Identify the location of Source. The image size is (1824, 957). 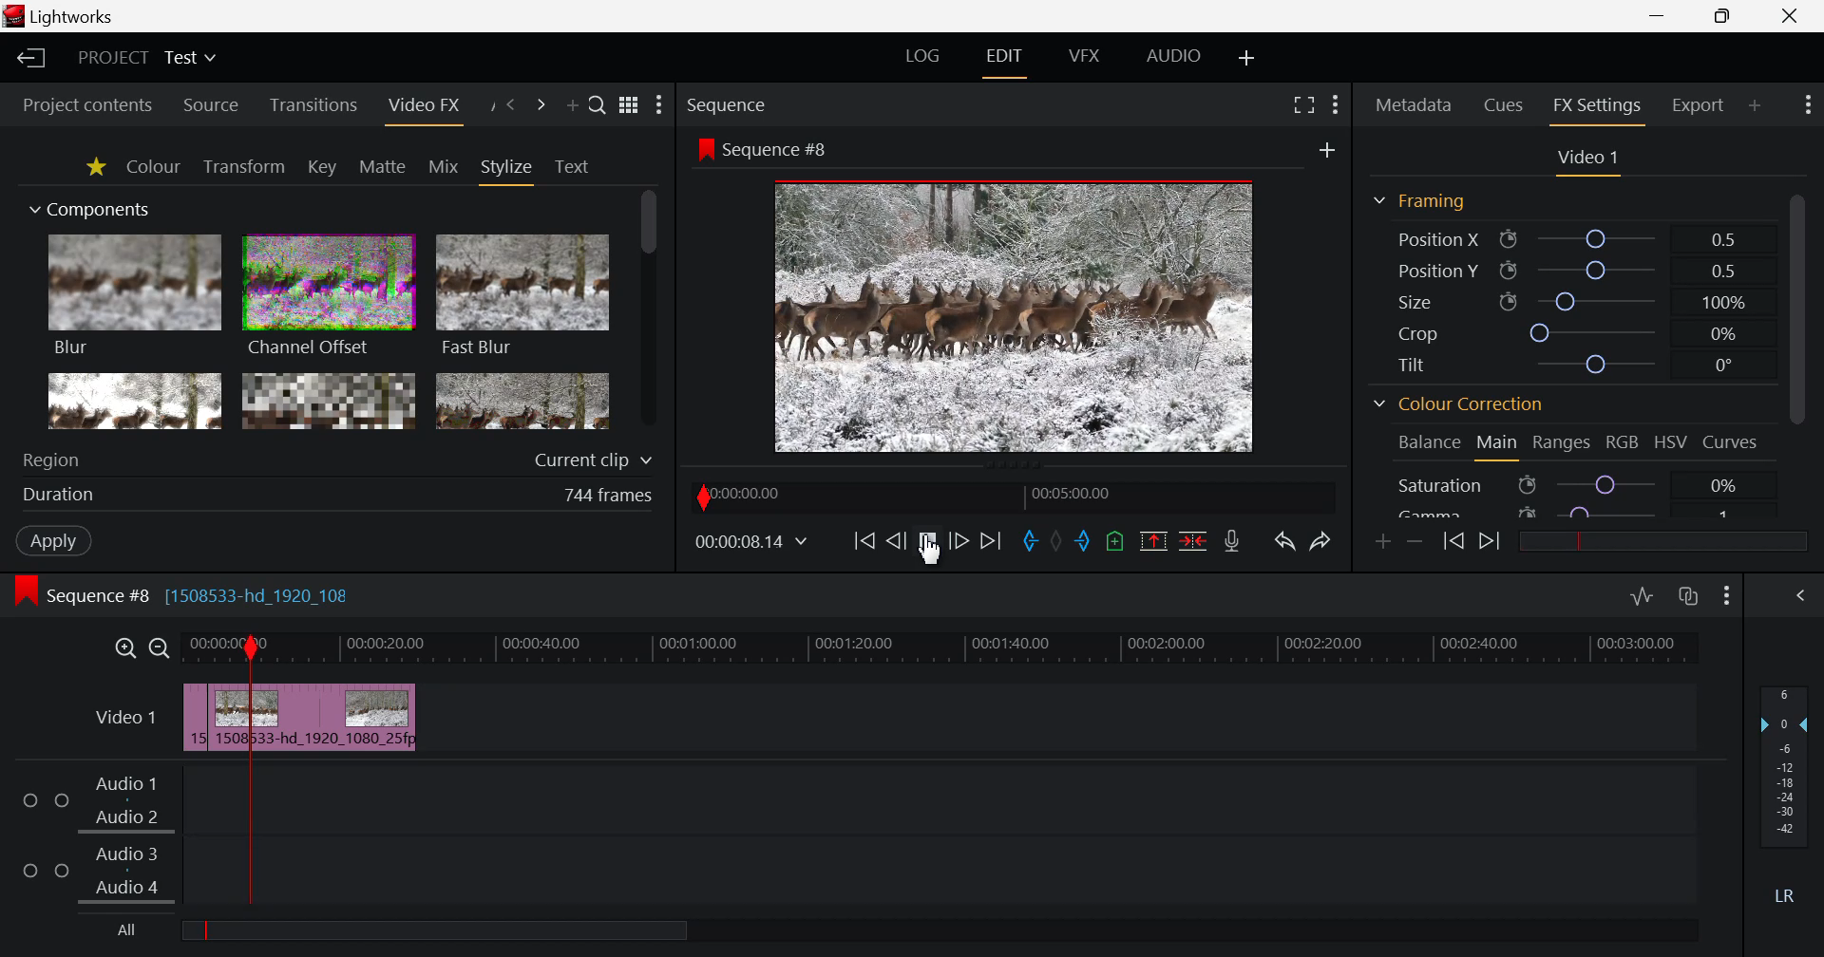
(212, 104).